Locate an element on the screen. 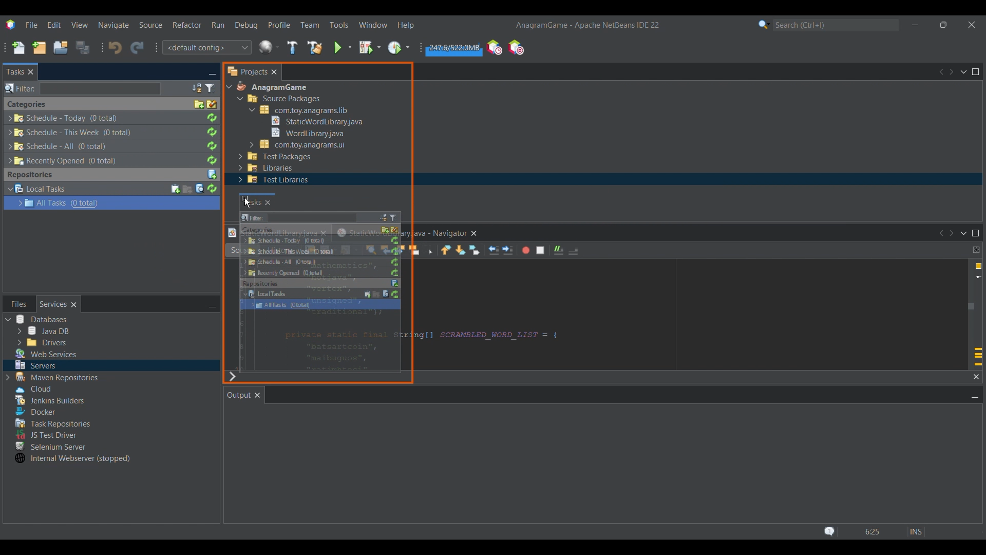 This screenshot has height=555, width=986. Minimize is located at coordinates (916, 25).